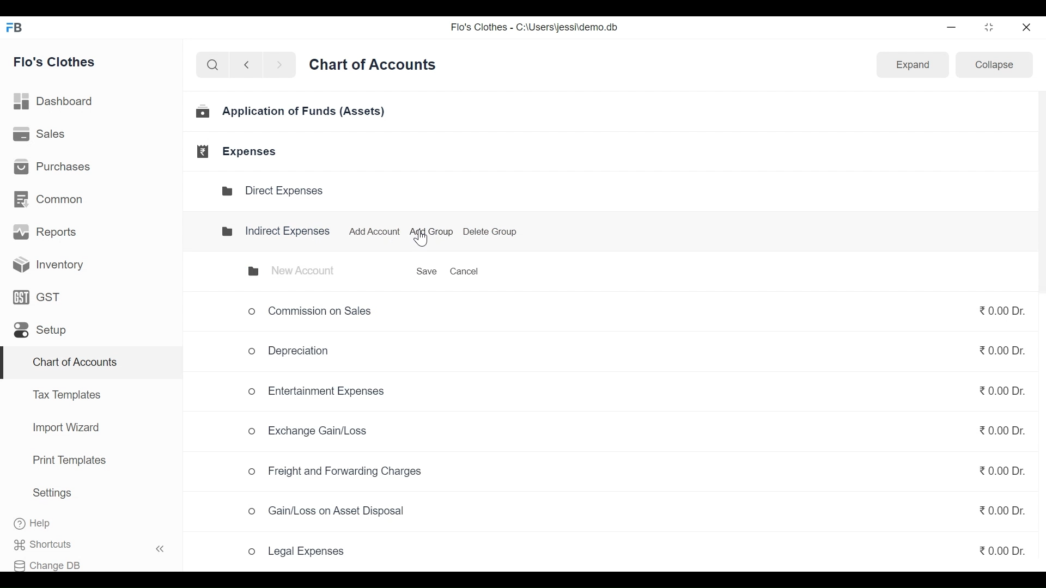 This screenshot has height=588, width=1046. I want to click on back, so click(251, 66).